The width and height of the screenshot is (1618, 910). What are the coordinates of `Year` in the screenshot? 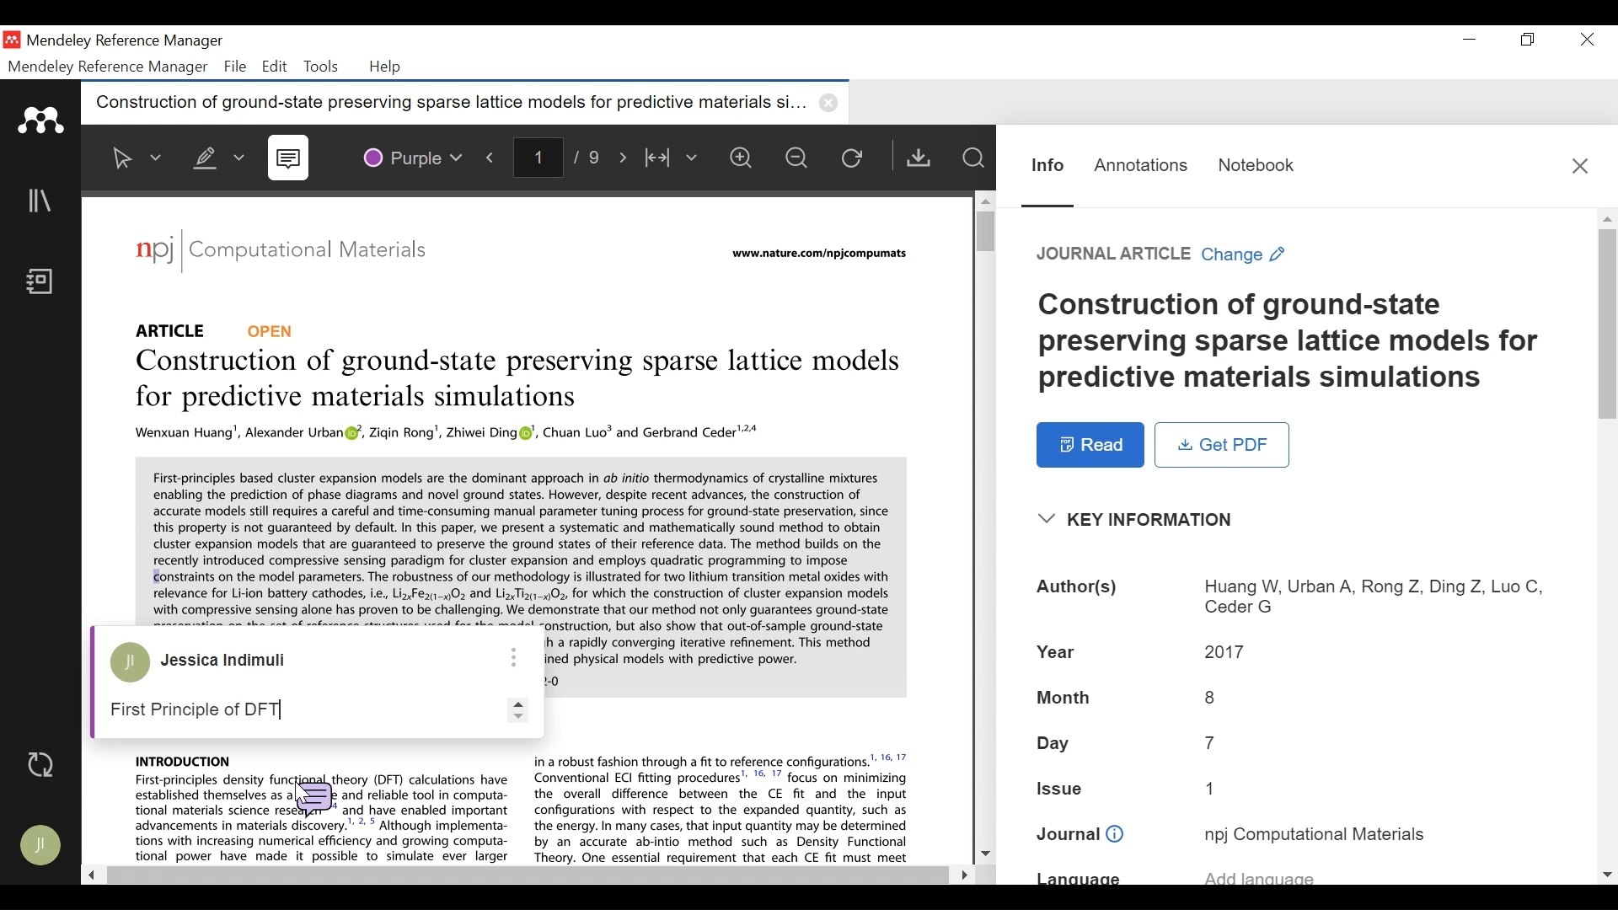 It's located at (1295, 652).